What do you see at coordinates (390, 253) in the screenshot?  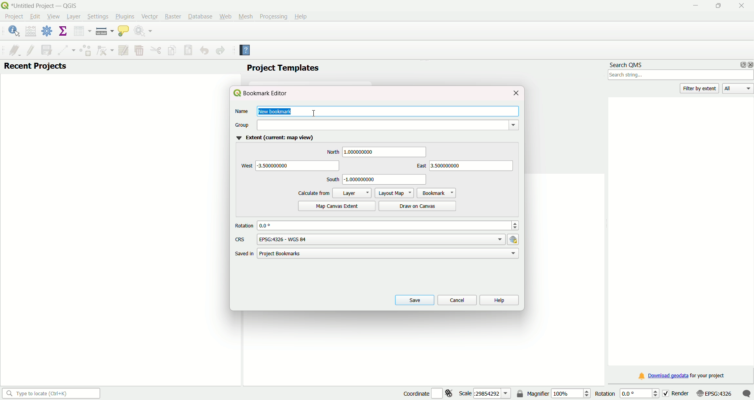 I see `text box` at bounding box center [390, 253].